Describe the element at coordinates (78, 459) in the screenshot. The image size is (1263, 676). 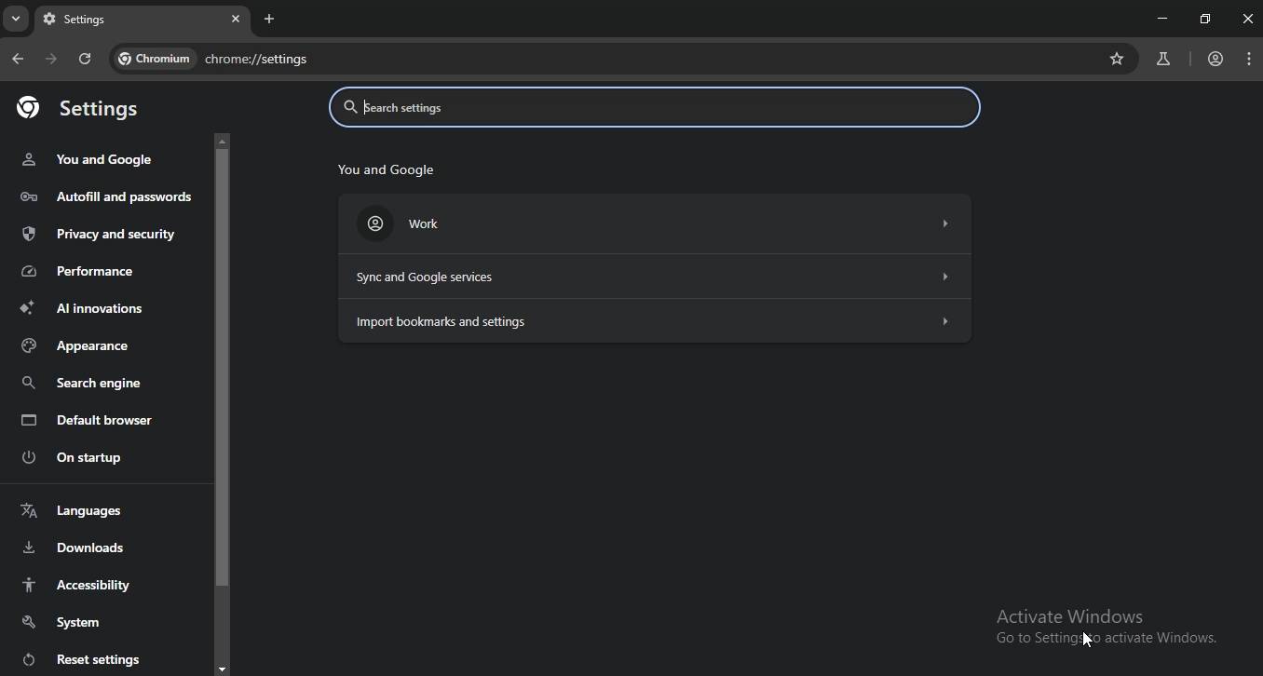
I see `On startup` at that location.